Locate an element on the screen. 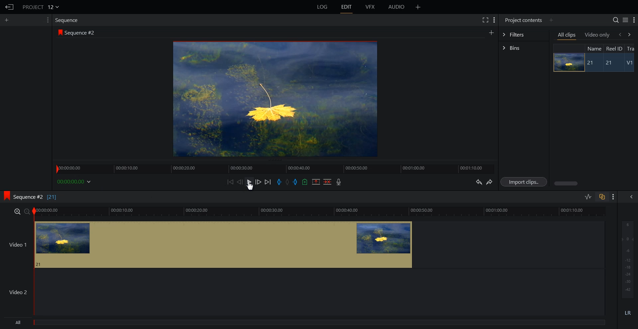  Sequence is located at coordinates (68, 20).